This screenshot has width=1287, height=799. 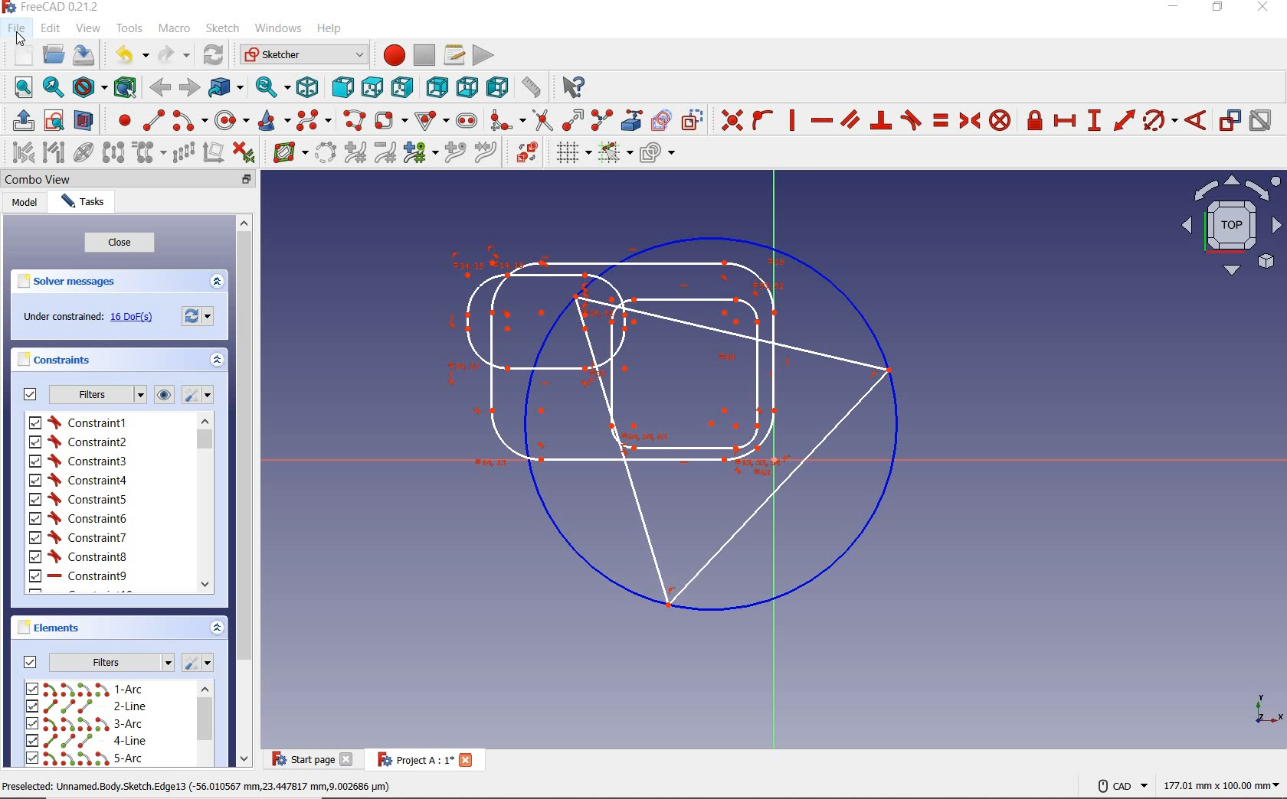 I want to click on create rectangle, so click(x=390, y=119).